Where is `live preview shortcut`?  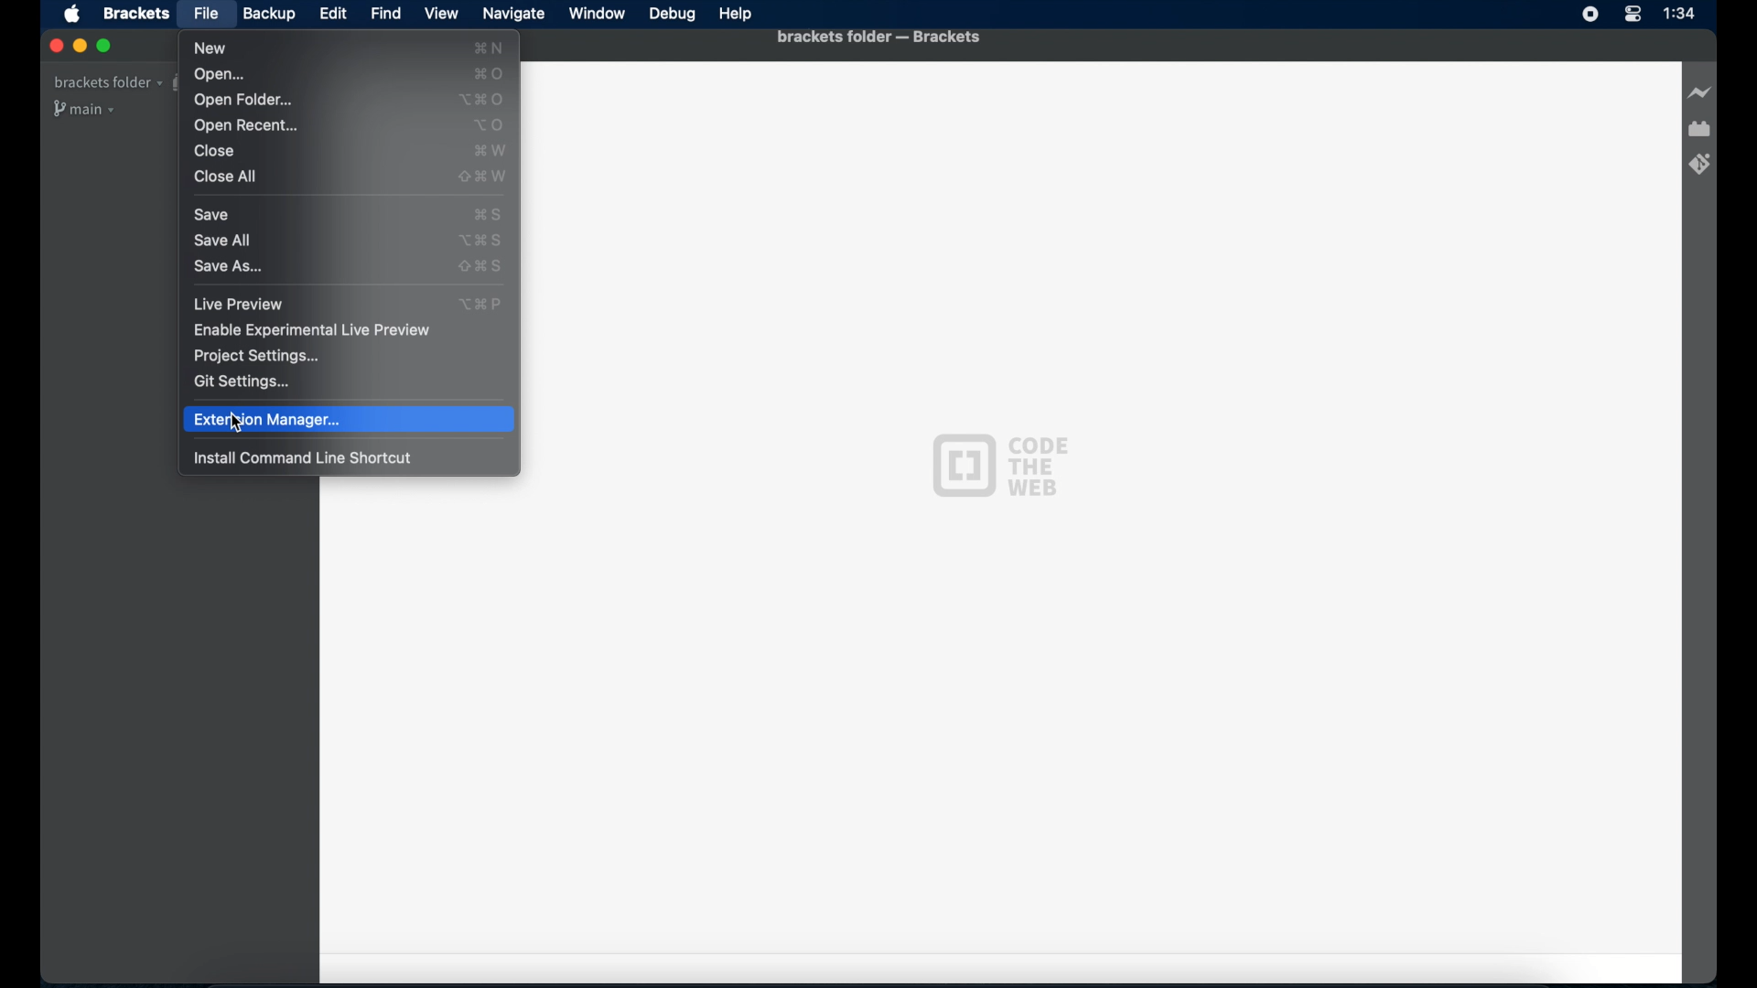 live preview shortcut is located at coordinates (480, 305).